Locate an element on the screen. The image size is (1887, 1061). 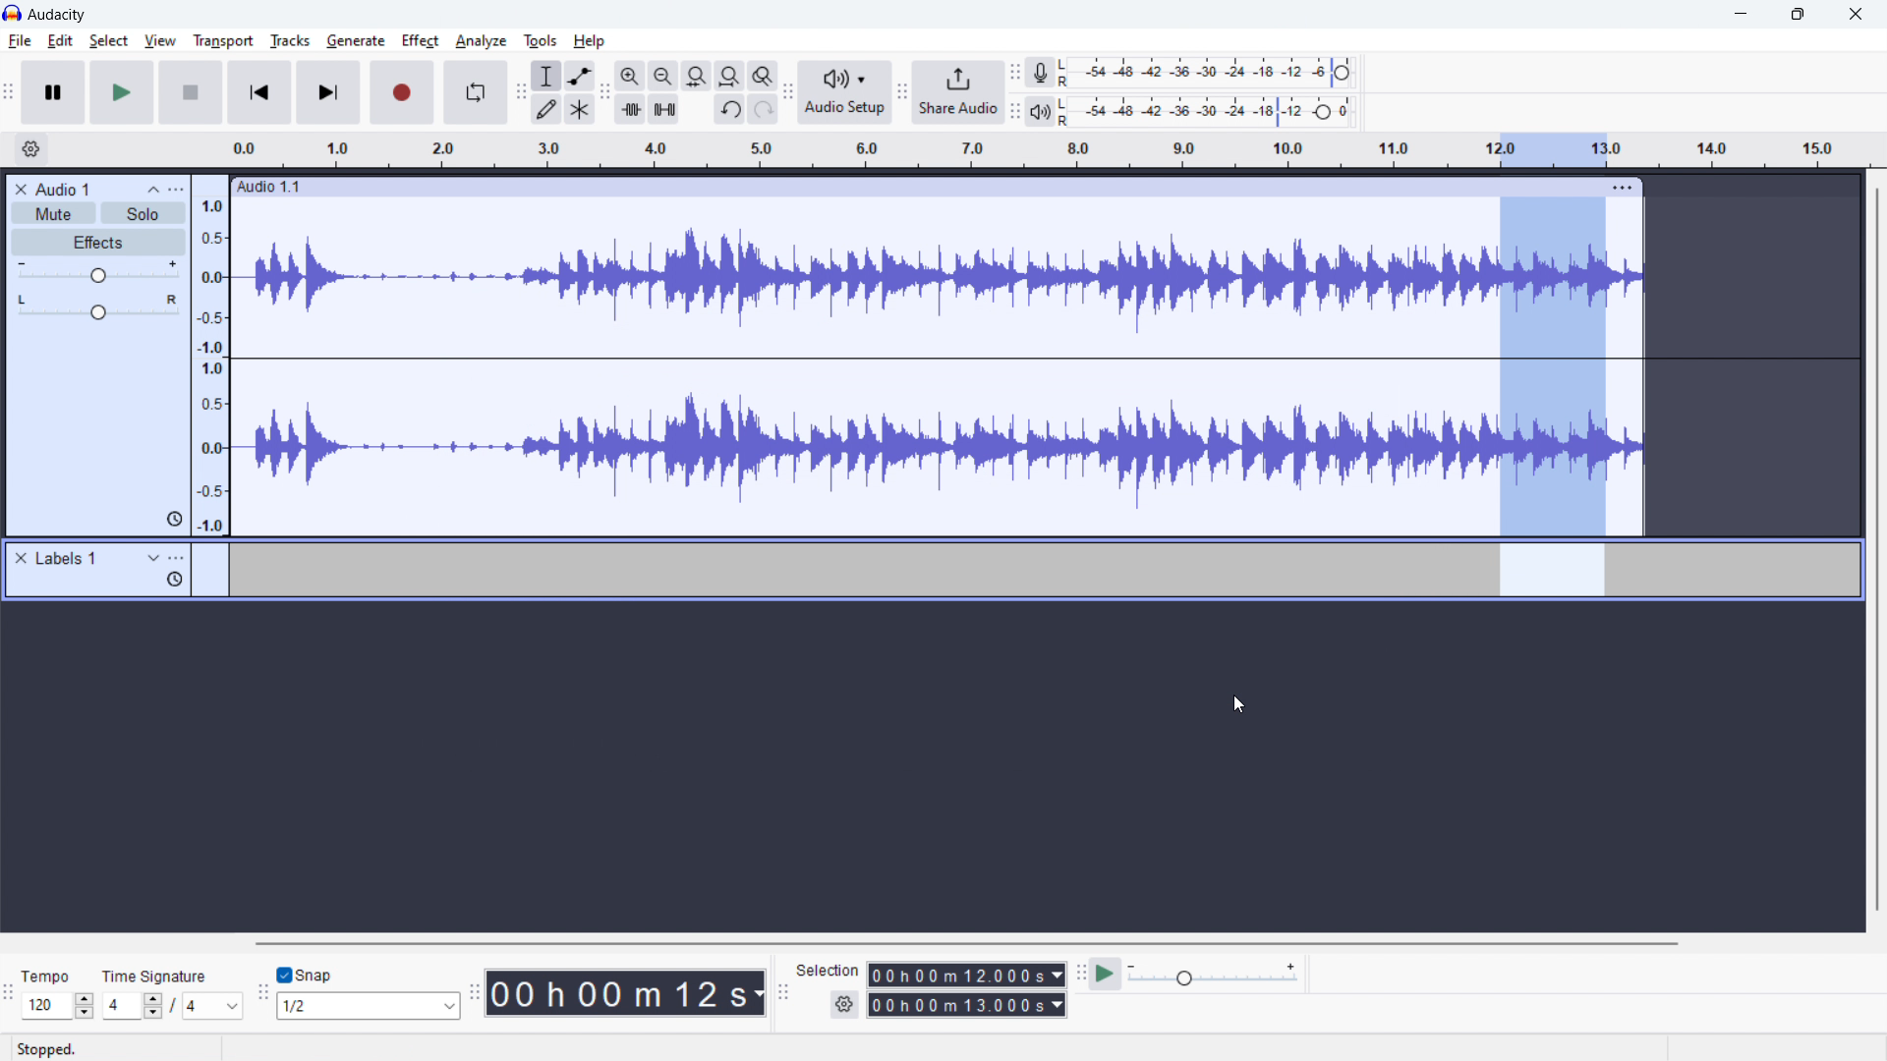
selection settings is located at coordinates (845, 1005).